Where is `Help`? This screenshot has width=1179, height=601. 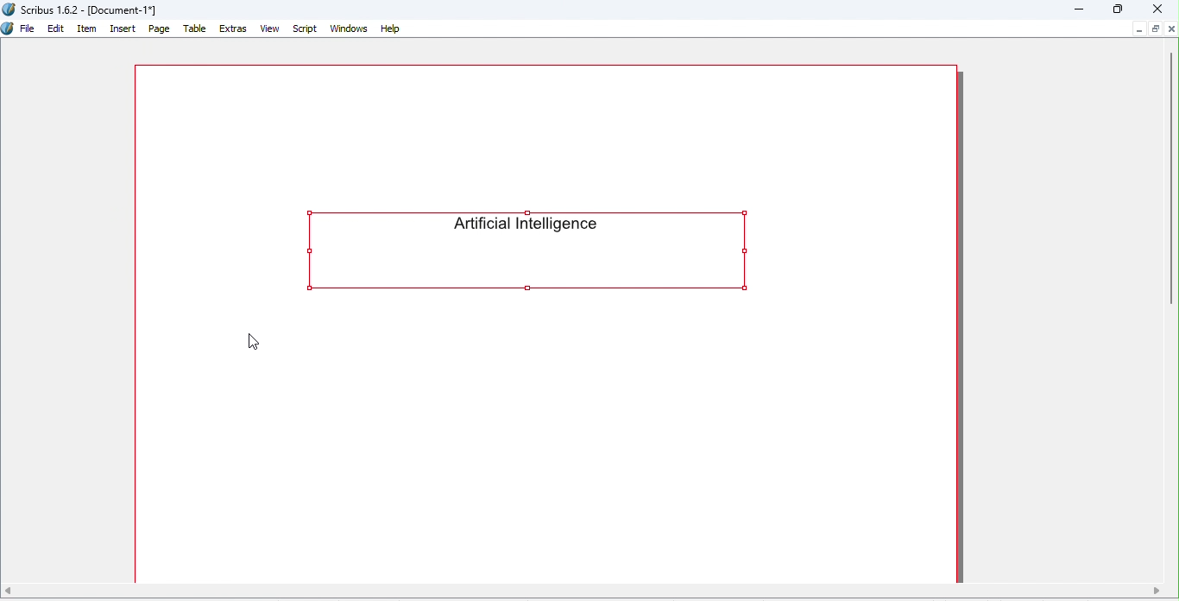 Help is located at coordinates (390, 28).